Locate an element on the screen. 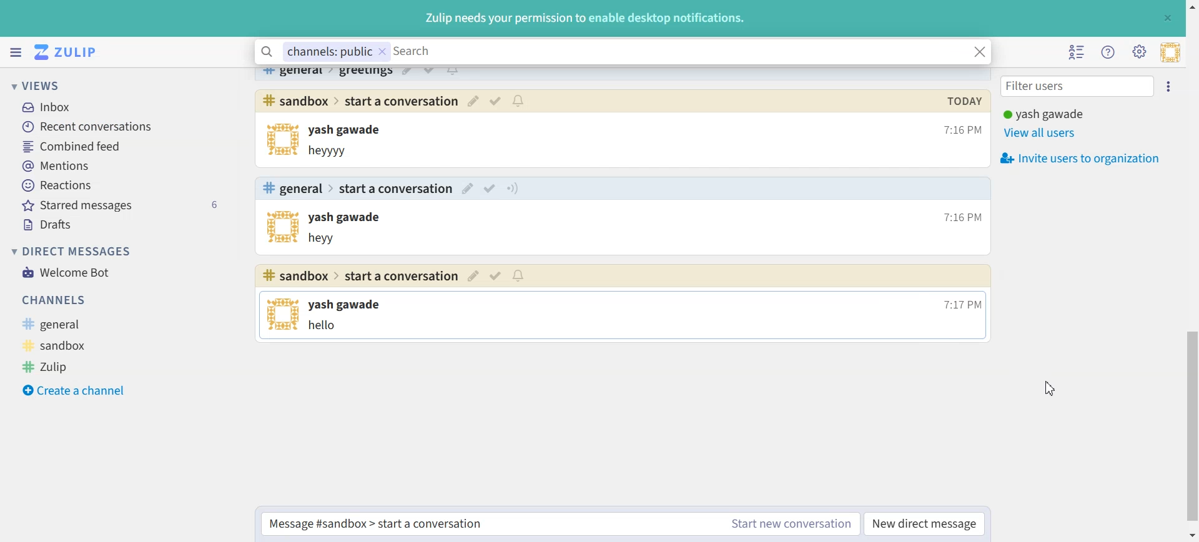 The width and height of the screenshot is (1199, 542). Search is located at coordinates (268, 52).